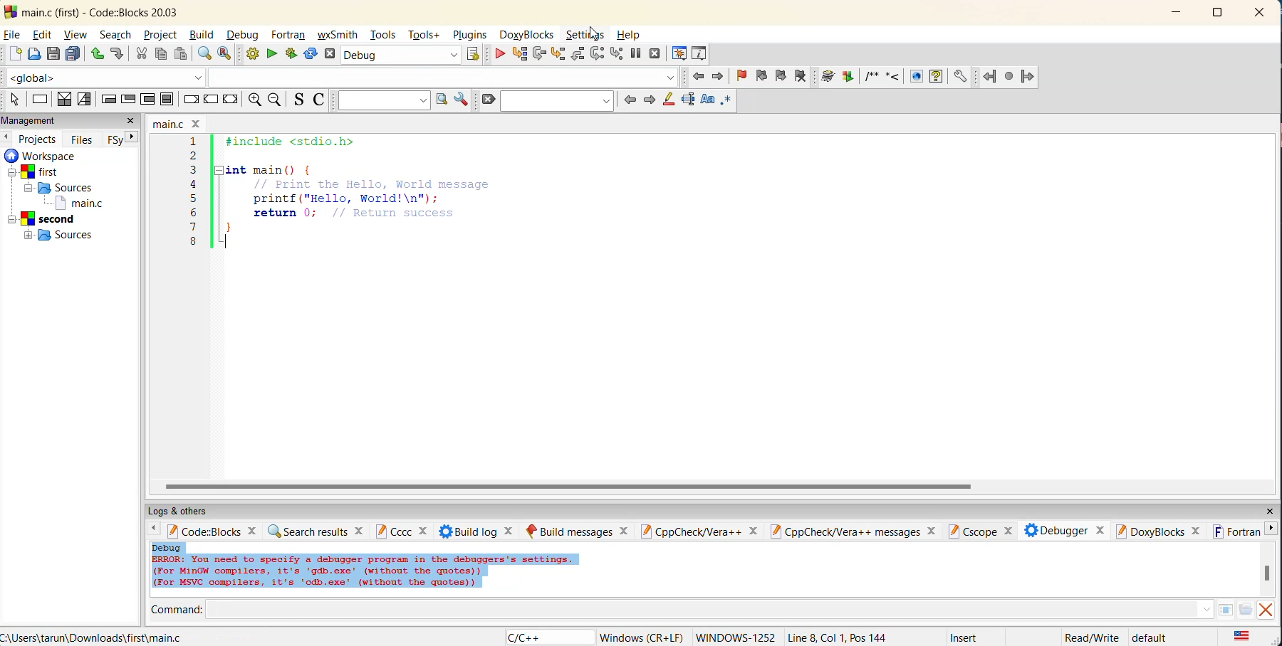  What do you see at coordinates (727, 100) in the screenshot?
I see `use regex` at bounding box center [727, 100].